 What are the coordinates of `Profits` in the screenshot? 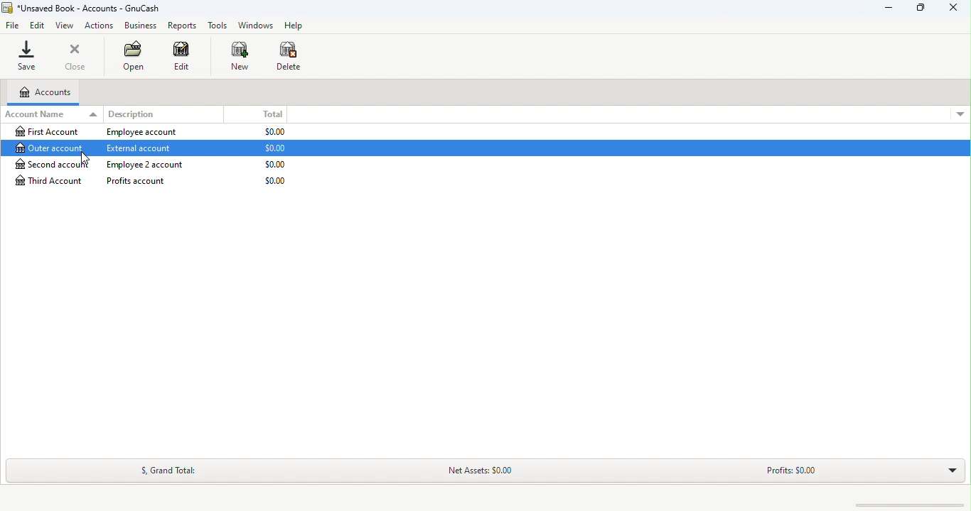 It's located at (787, 474).